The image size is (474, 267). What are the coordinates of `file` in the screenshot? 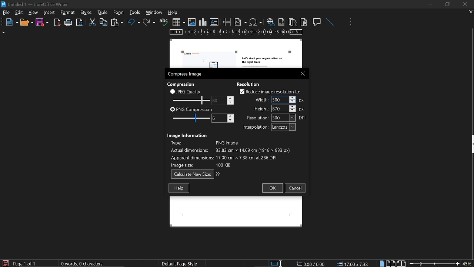 It's located at (6, 13).